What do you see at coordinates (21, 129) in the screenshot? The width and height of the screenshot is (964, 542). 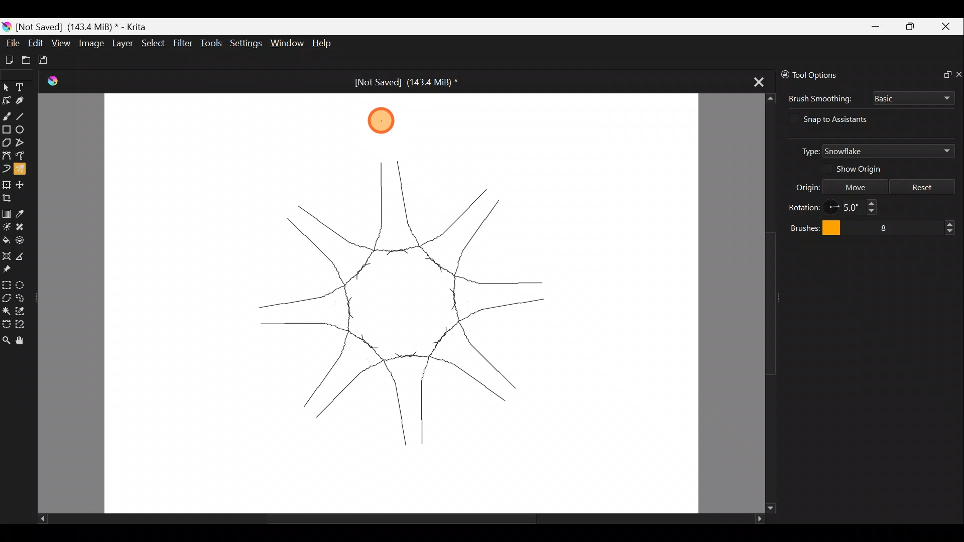 I see `Ellipse` at bounding box center [21, 129].